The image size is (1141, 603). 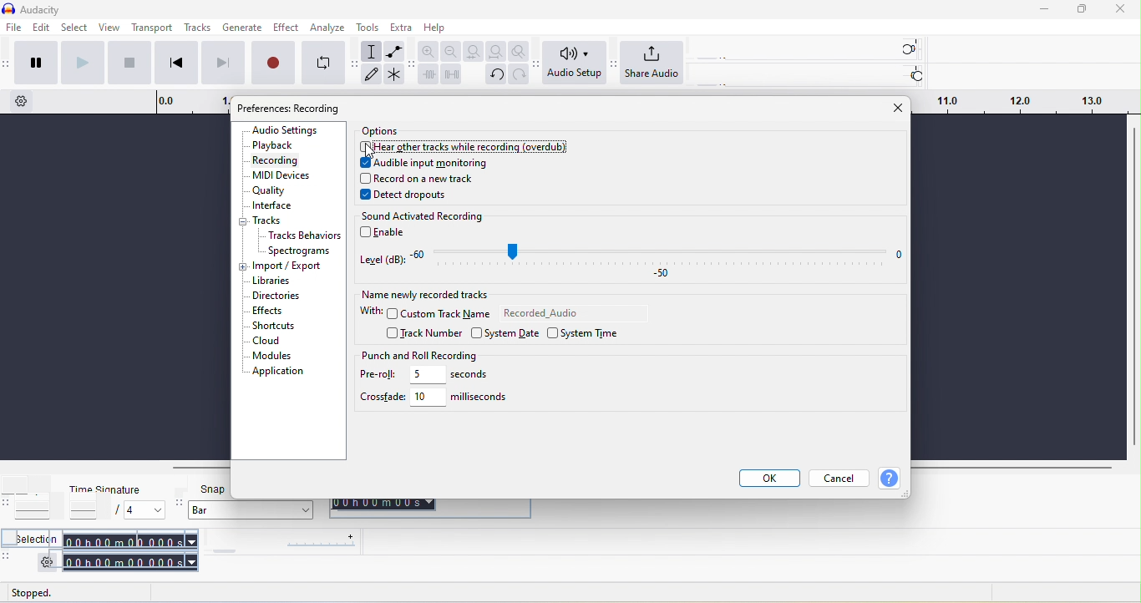 What do you see at coordinates (450, 75) in the screenshot?
I see `silence audio selection` at bounding box center [450, 75].